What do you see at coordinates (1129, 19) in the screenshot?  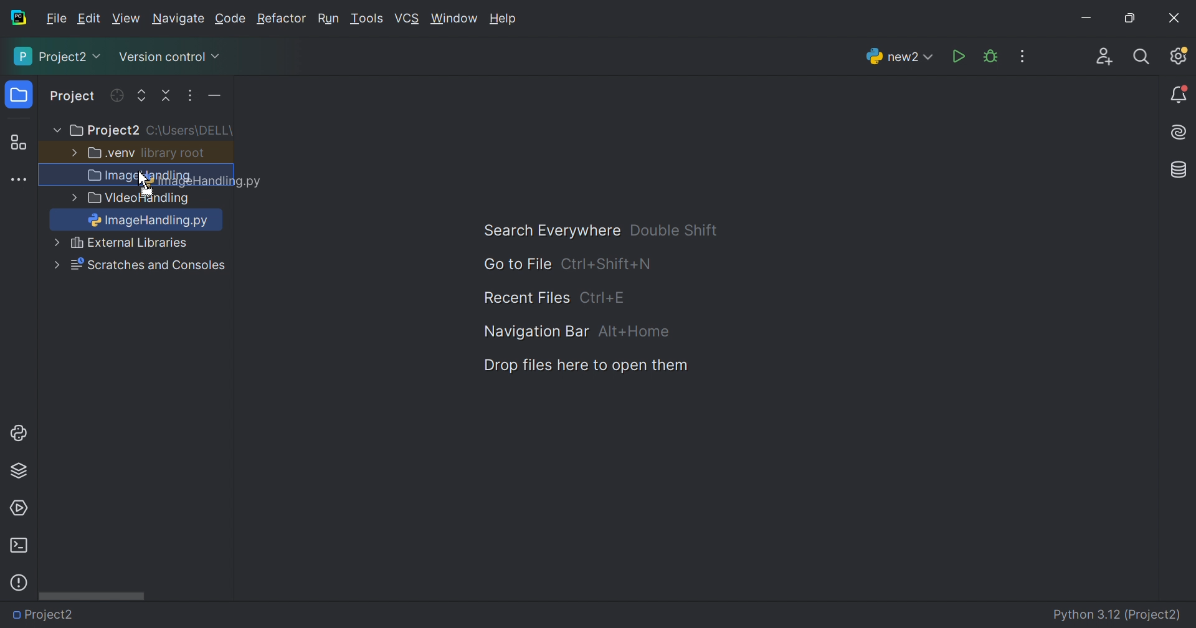 I see `Restore down` at bounding box center [1129, 19].